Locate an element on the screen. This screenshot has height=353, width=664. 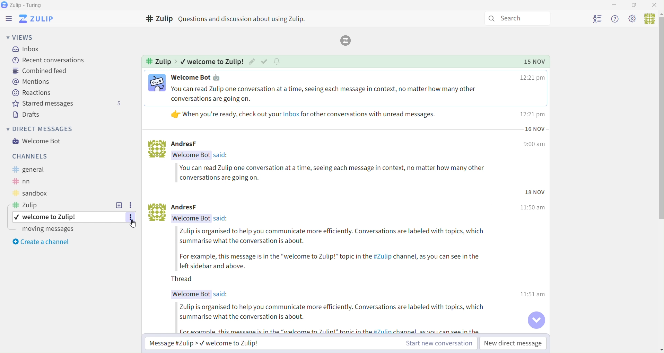
Time is located at coordinates (533, 207).